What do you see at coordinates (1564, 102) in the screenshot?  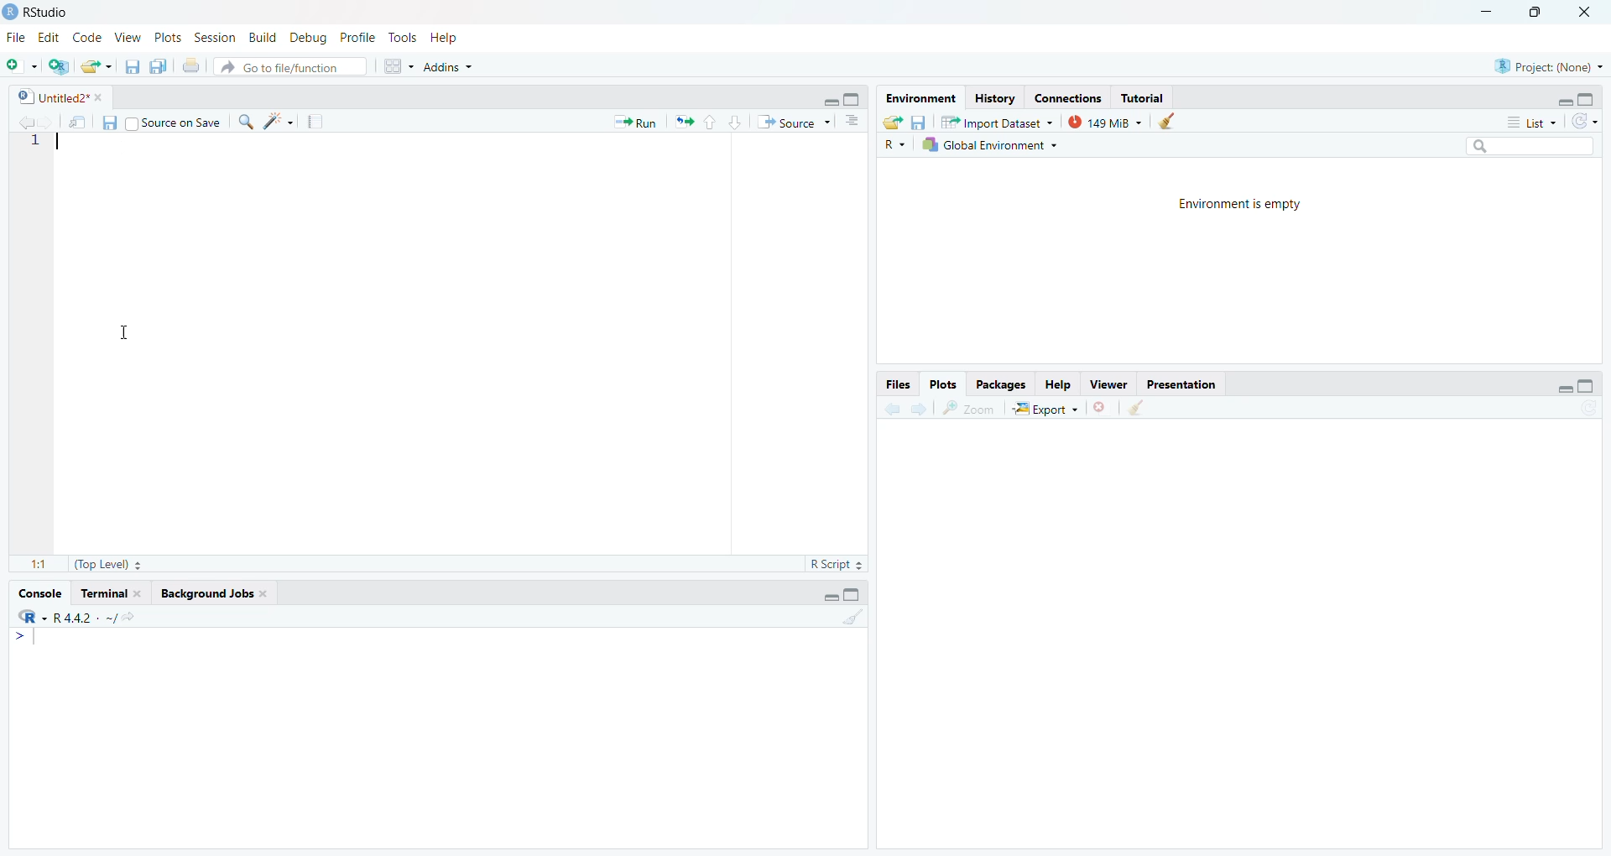 I see `Minimize` at bounding box center [1564, 102].